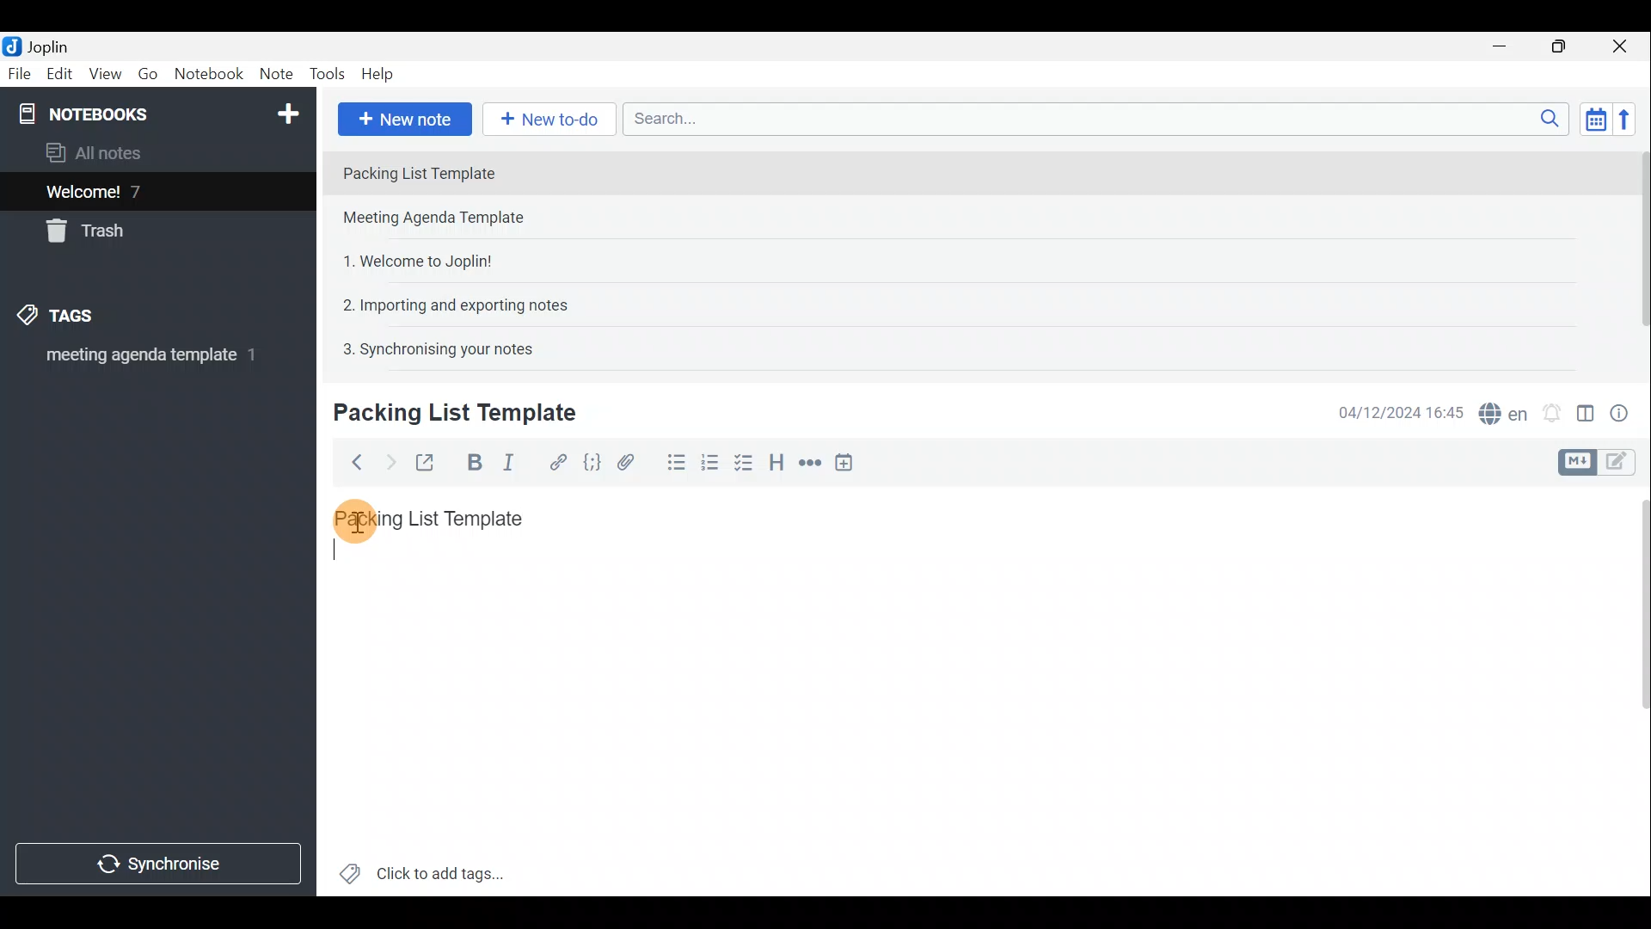  What do you see at coordinates (592, 461) in the screenshot?
I see `Code` at bounding box center [592, 461].